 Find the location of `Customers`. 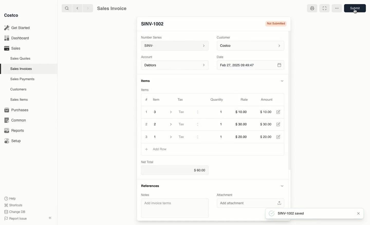

Customers is located at coordinates (19, 89).